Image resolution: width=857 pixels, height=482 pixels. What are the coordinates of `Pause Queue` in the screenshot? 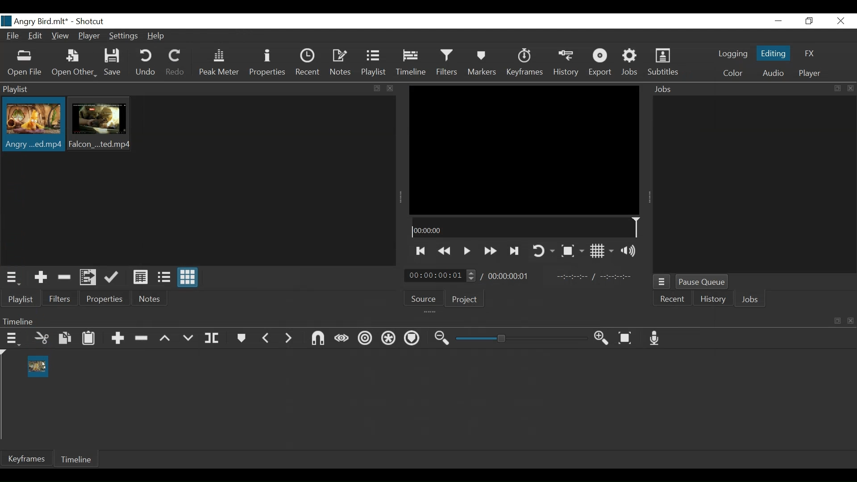 It's located at (702, 282).